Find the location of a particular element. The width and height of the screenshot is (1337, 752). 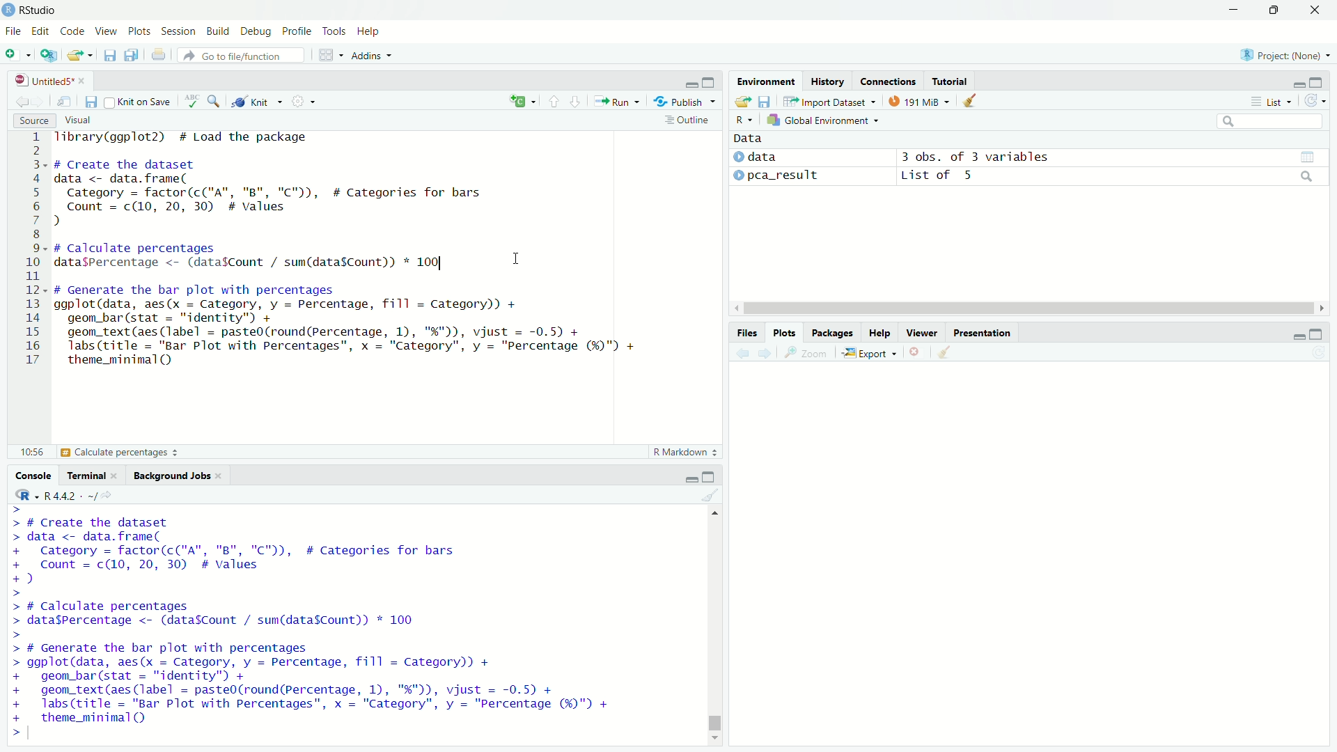

build is located at coordinates (221, 33).